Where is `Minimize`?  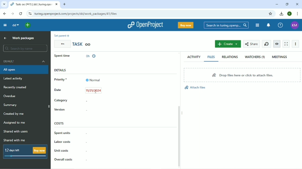
Minimize is located at coordinates (277, 4).